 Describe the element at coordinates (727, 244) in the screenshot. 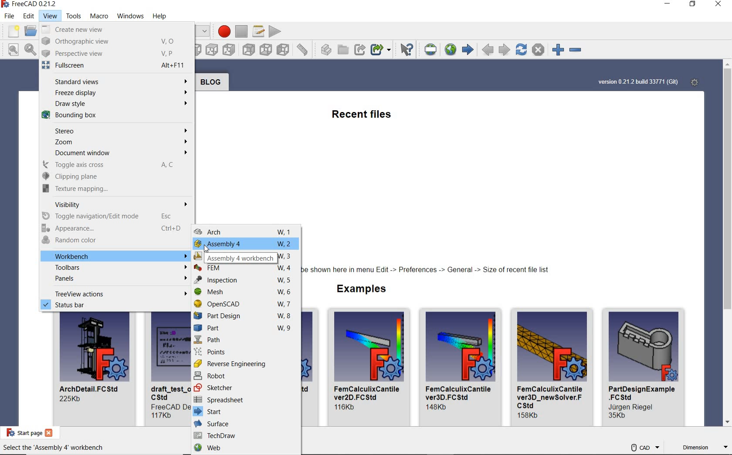

I see `scrollbar` at that location.